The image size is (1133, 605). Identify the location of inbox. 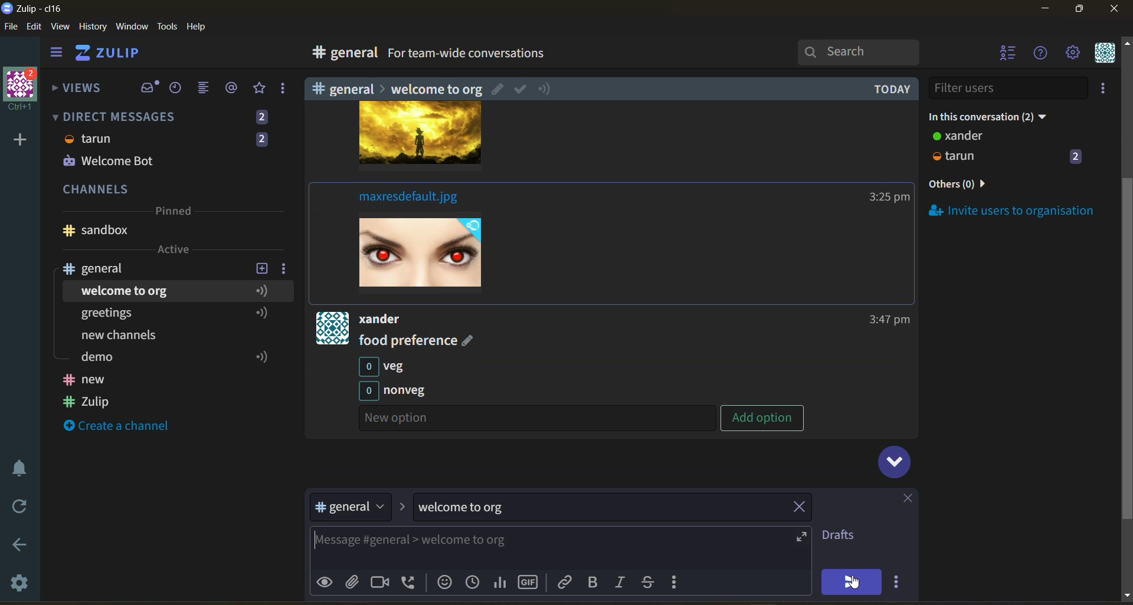
(149, 88).